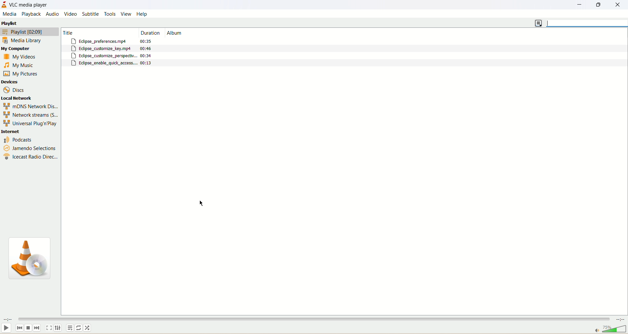 The height and width of the screenshot is (334, 628). Describe the element at coordinates (8, 328) in the screenshot. I see `play` at that location.